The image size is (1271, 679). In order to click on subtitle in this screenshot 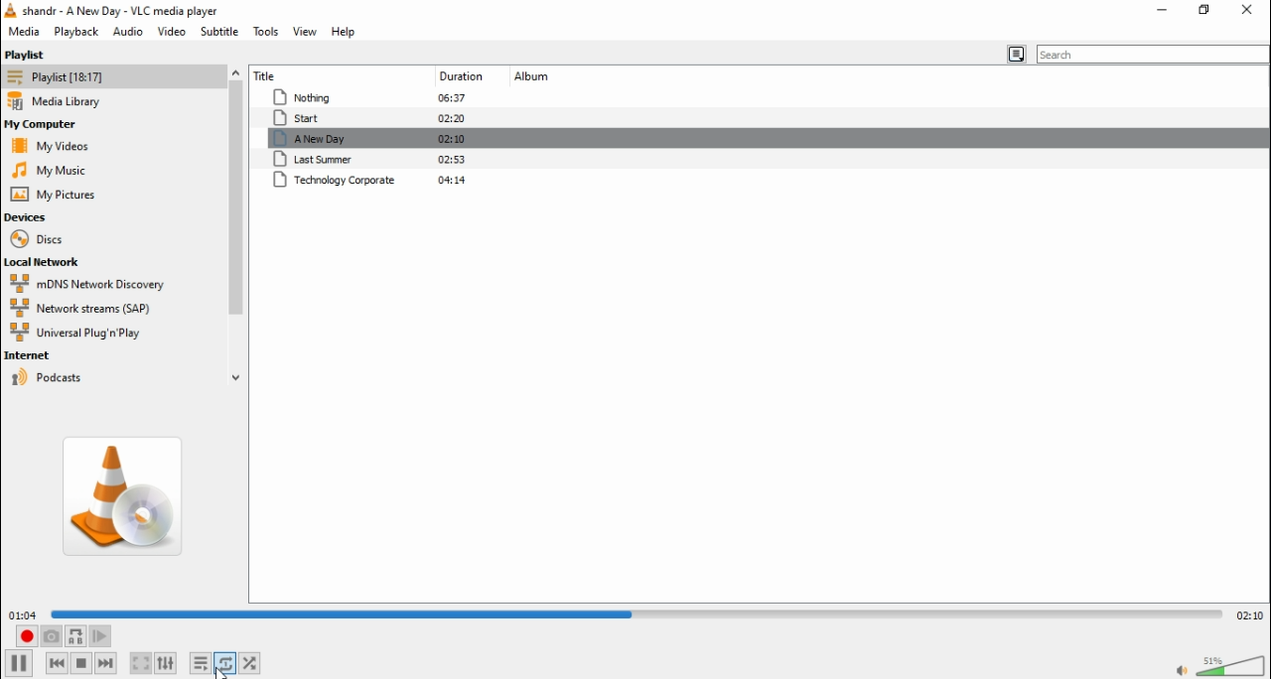, I will do `click(218, 32)`.